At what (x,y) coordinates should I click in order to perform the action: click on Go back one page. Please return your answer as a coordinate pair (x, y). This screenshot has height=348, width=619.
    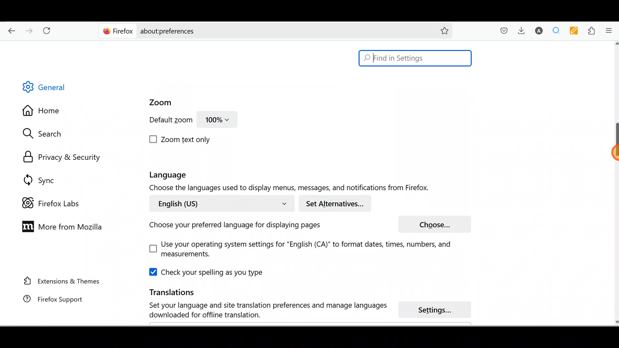
    Looking at the image, I should click on (9, 29).